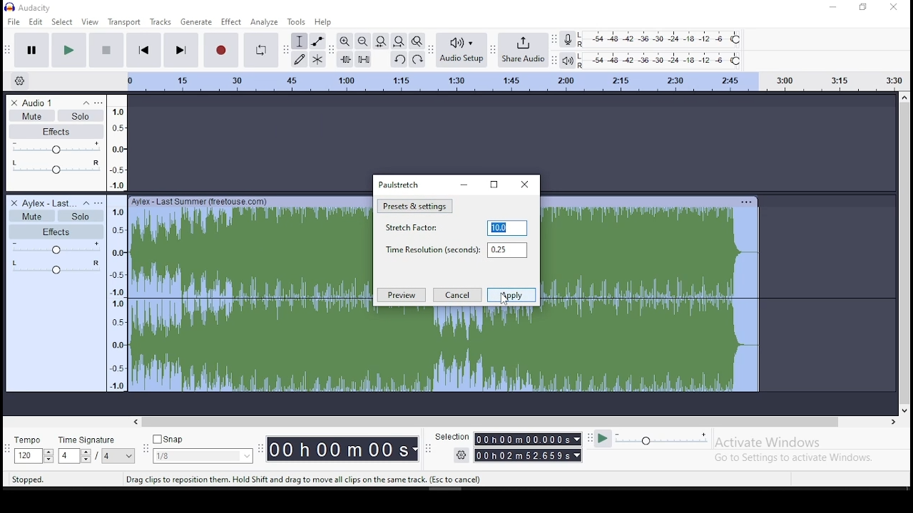 The image size is (913, 513). Describe the element at coordinates (317, 59) in the screenshot. I see `multi tool` at that location.